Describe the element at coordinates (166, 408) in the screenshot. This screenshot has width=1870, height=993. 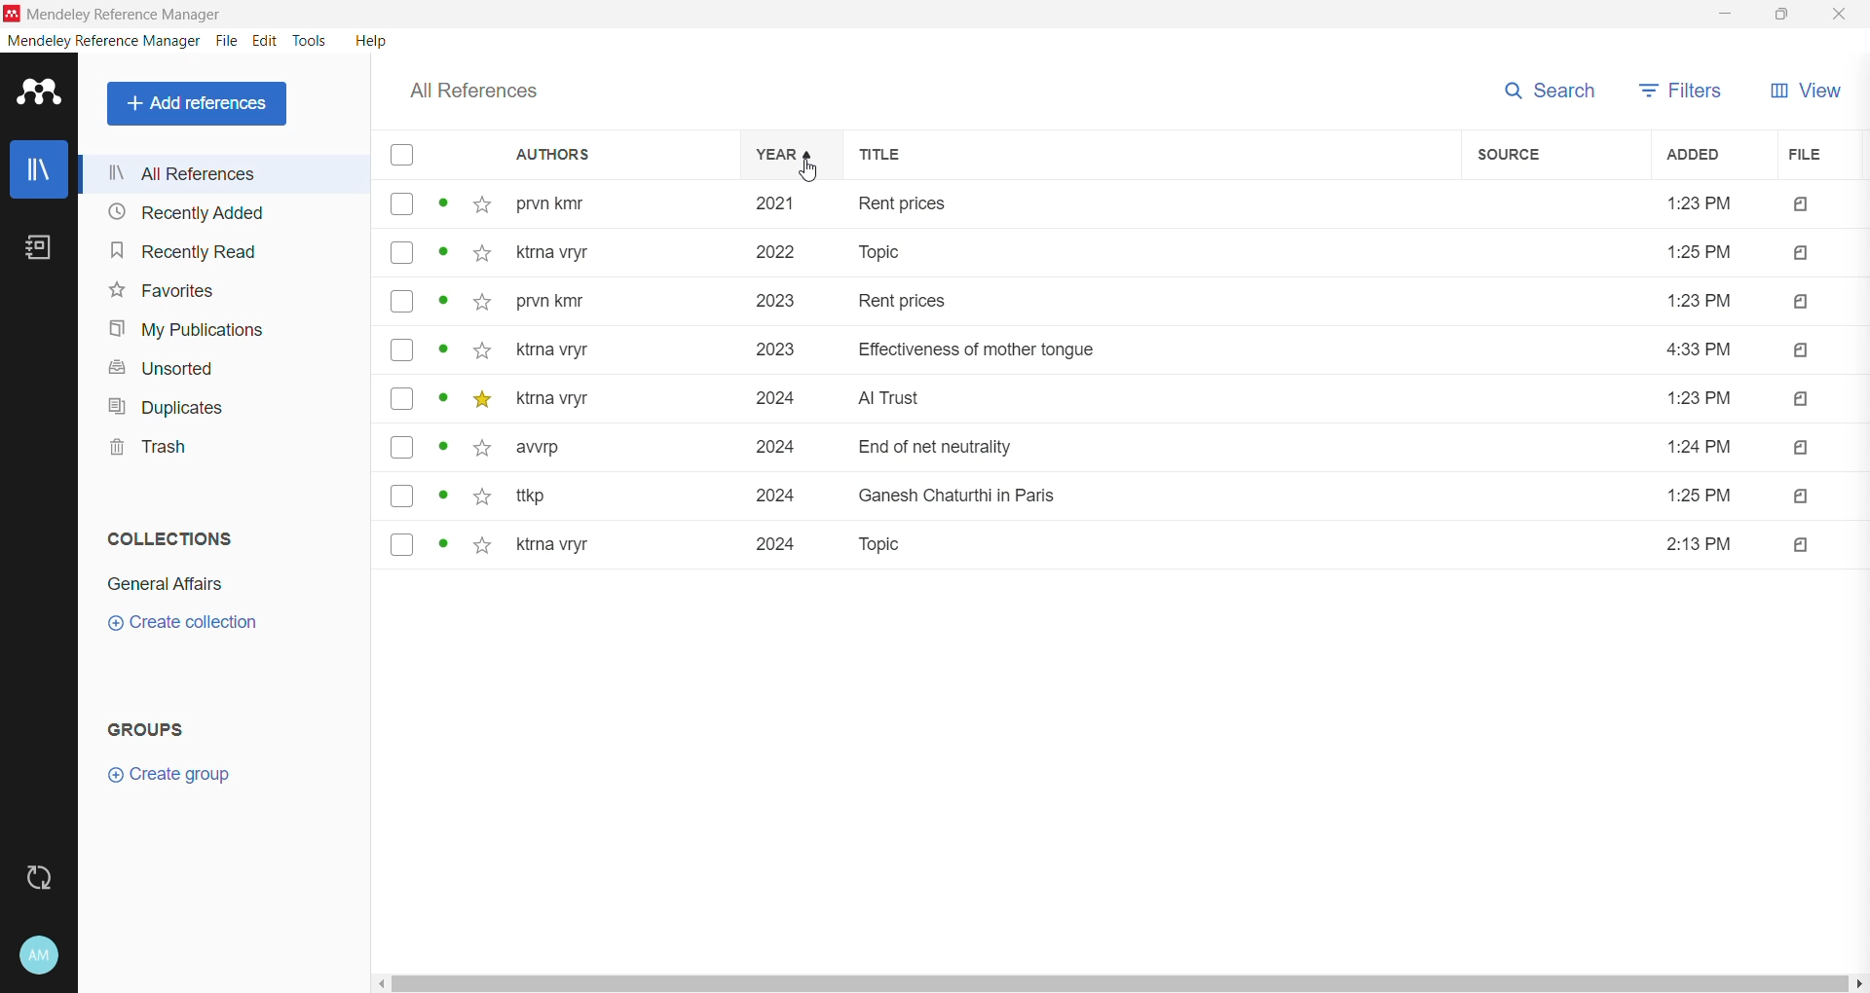
I see `Duplicates` at that location.